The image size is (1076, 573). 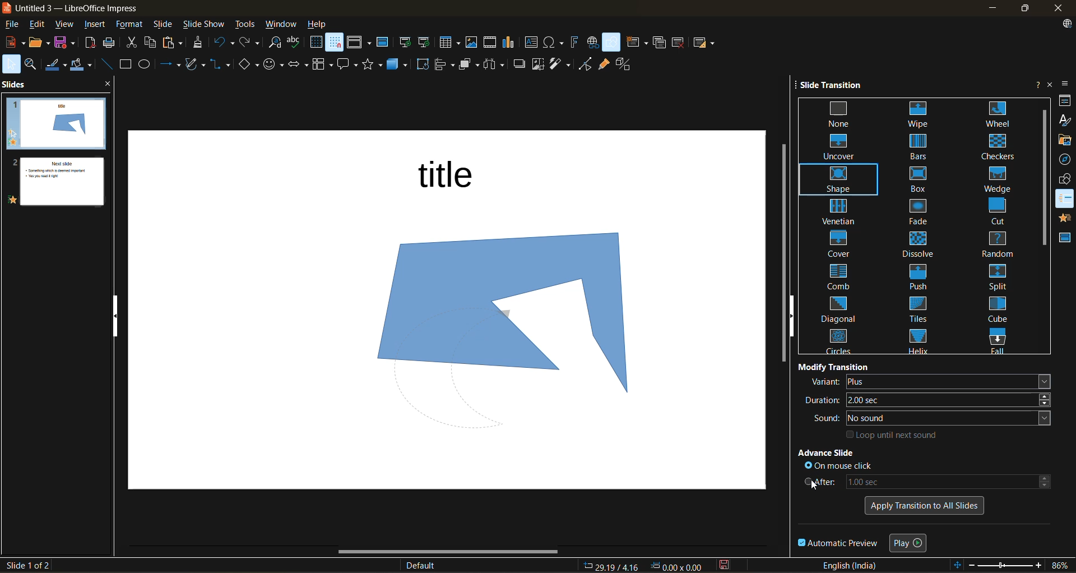 I want to click on slides, so click(x=53, y=153).